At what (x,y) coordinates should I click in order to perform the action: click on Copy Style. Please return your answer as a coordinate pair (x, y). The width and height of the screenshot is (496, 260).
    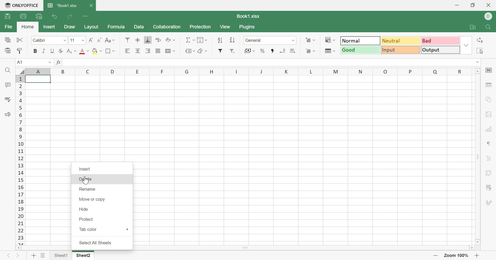
    Looking at the image, I should click on (20, 50).